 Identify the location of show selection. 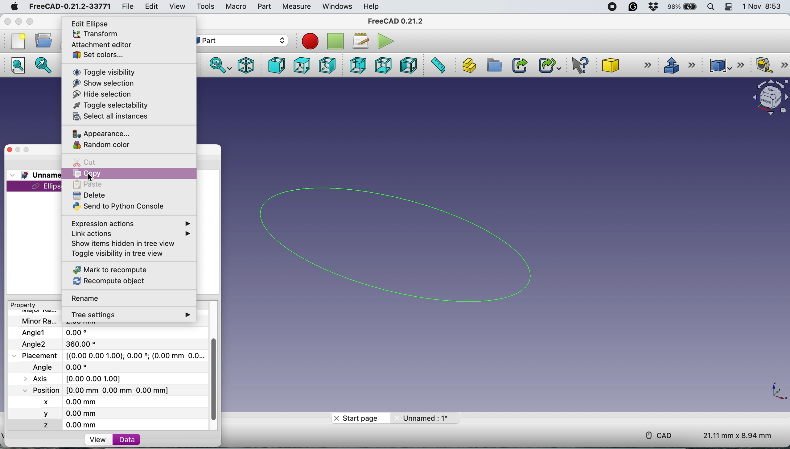
(103, 84).